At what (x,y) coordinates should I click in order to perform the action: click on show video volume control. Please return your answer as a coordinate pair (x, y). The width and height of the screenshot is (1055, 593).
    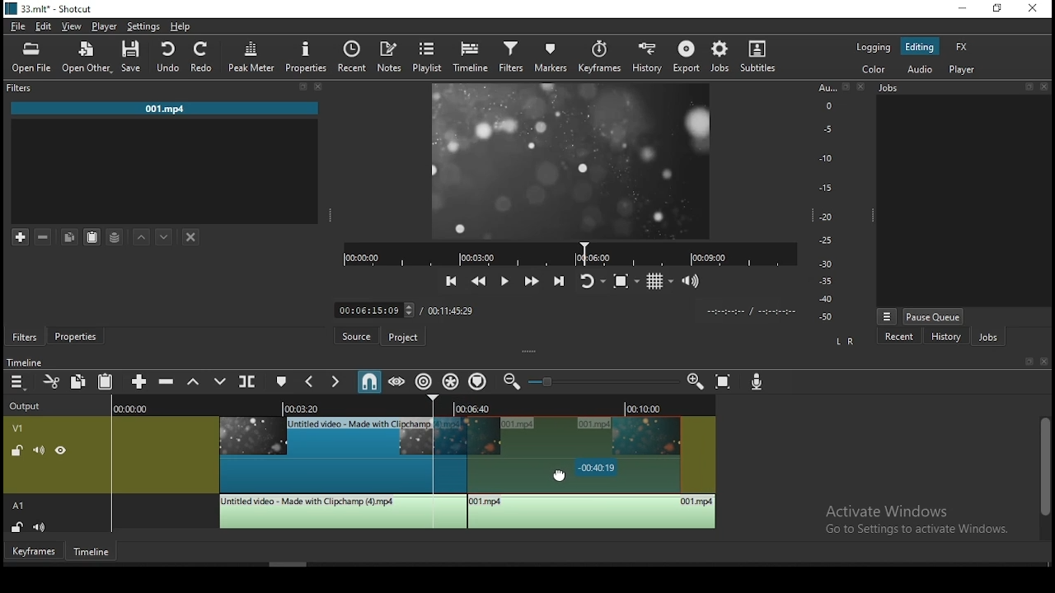
    Looking at the image, I should click on (692, 278).